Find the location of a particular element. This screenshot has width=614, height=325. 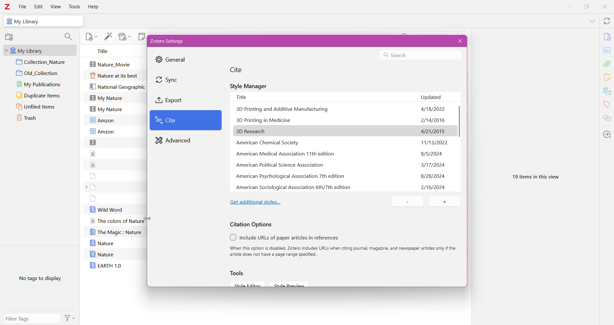

3D Printing and Additive Manufacturing is located at coordinates (283, 110).